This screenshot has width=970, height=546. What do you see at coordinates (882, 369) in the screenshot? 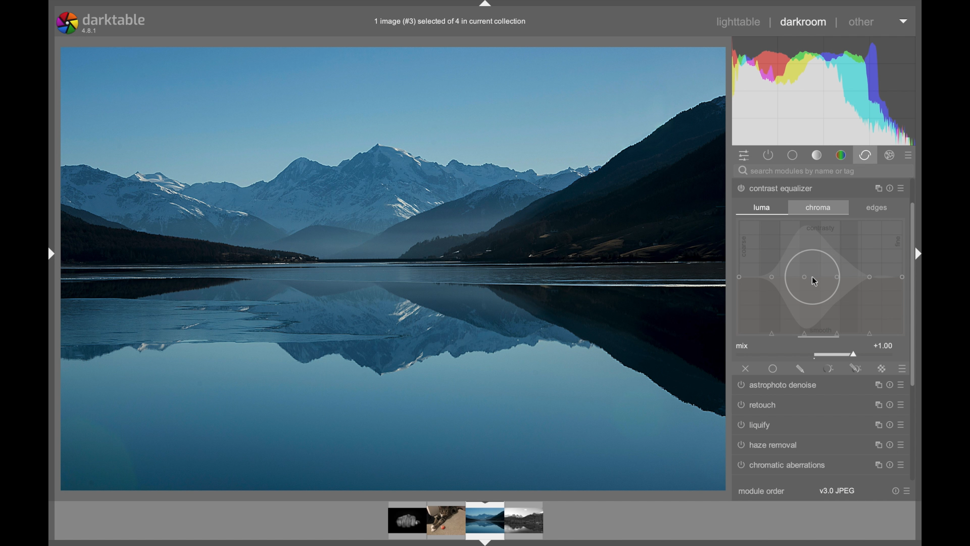
I see `raster mask` at bounding box center [882, 369].